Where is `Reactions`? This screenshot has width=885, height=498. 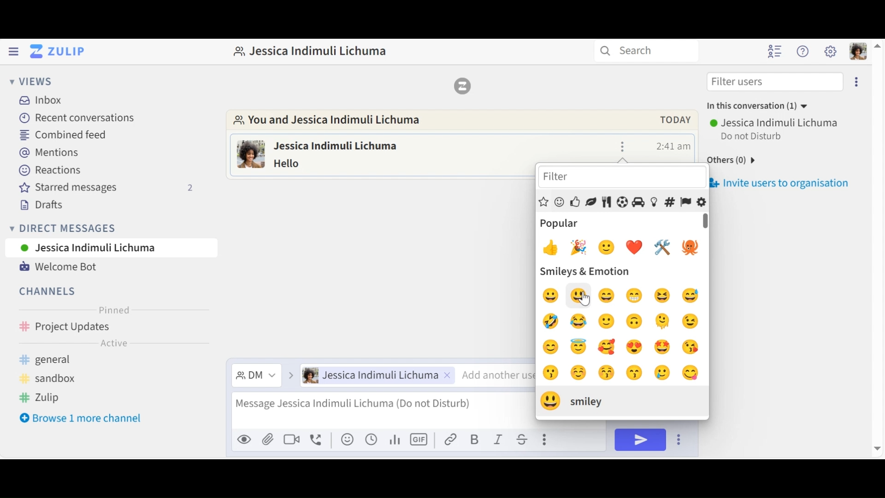
Reactions is located at coordinates (48, 171).